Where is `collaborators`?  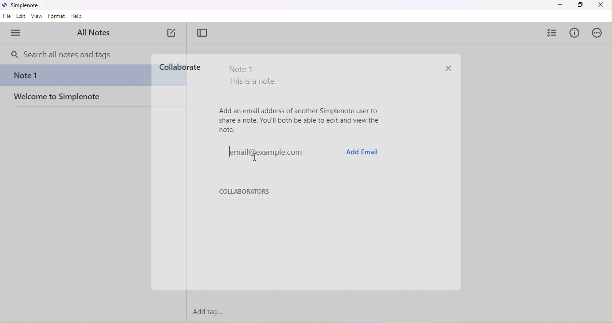 collaborators is located at coordinates (247, 193).